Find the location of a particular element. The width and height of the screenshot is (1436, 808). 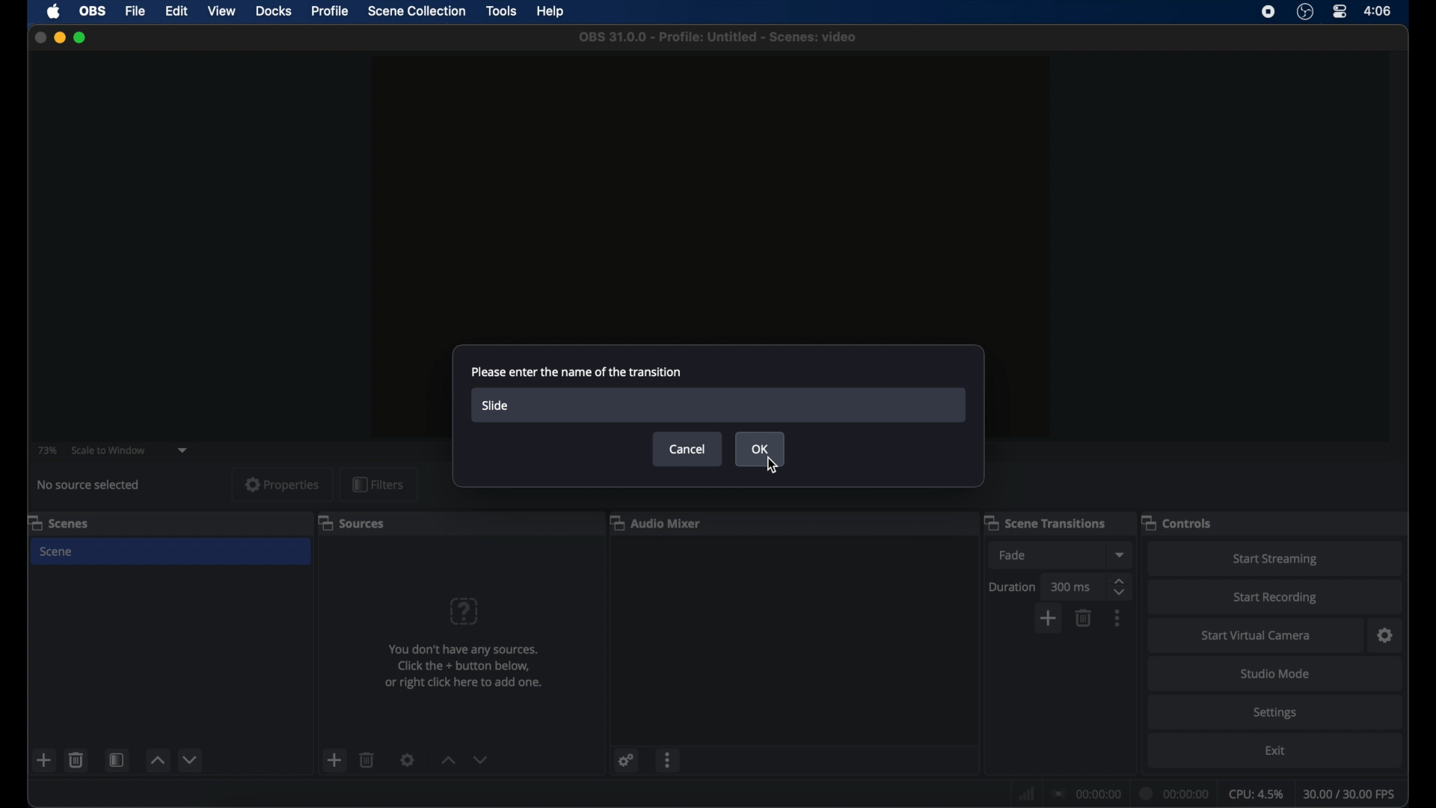

dropdown is located at coordinates (1121, 555).